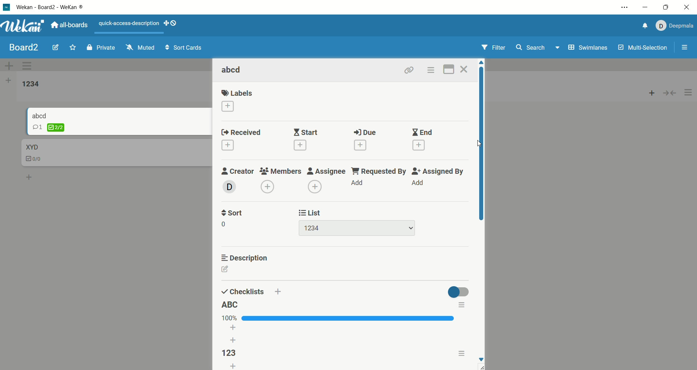 The width and height of the screenshot is (697, 370). Describe the element at coordinates (227, 107) in the screenshot. I see `add` at that location.